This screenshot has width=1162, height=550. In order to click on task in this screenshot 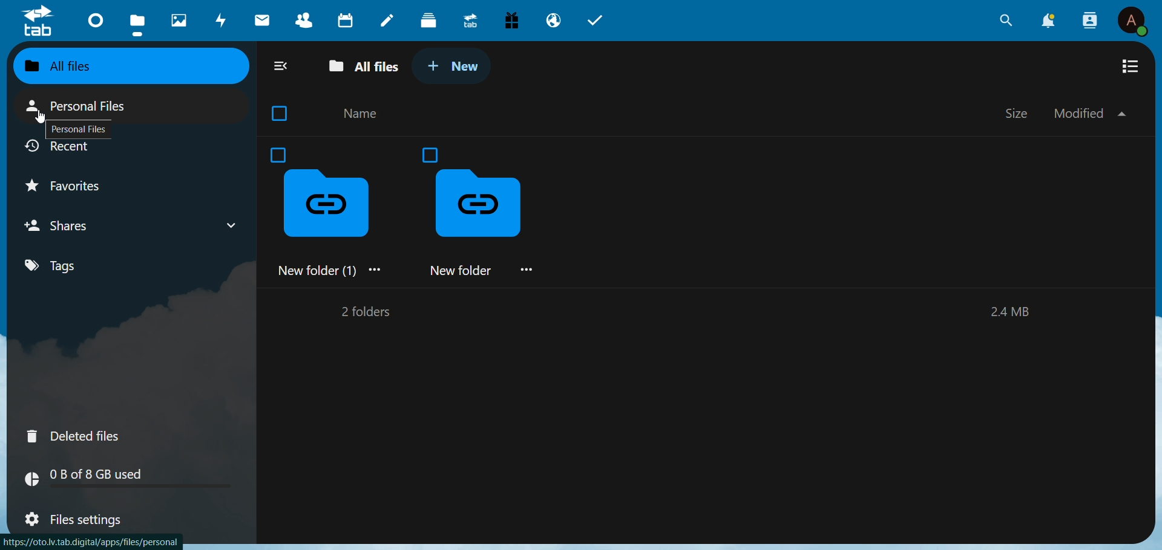, I will do `click(600, 22)`.